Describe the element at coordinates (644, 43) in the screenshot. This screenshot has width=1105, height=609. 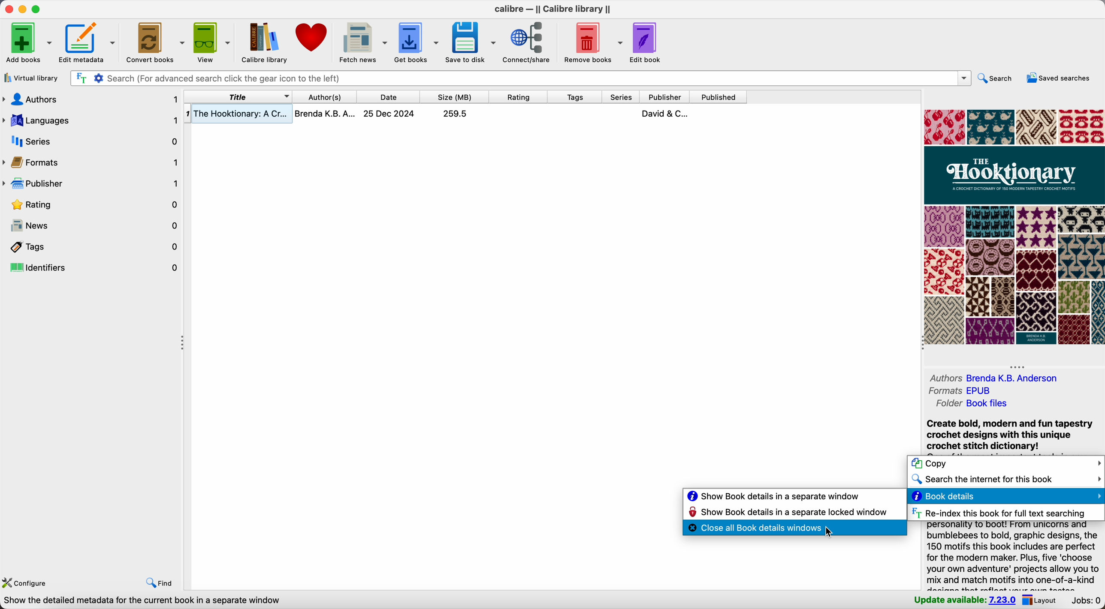
I see `edit book` at that location.